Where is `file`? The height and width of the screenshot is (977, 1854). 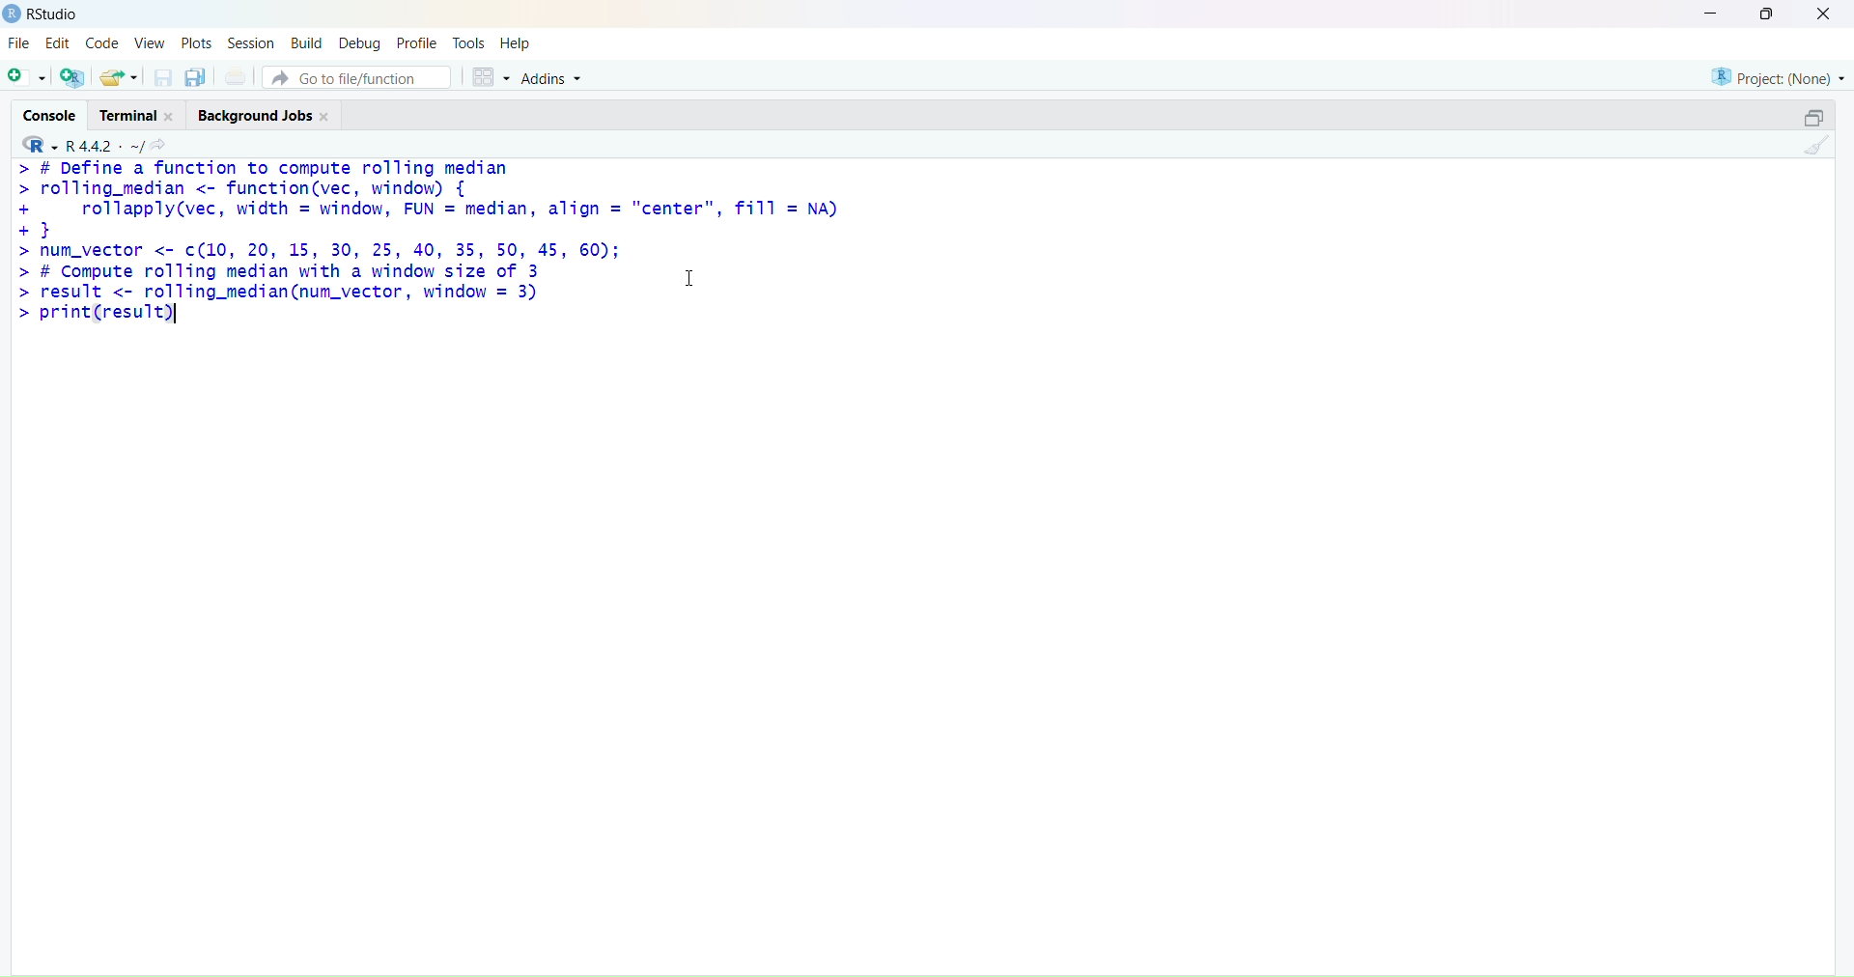 file is located at coordinates (17, 42).